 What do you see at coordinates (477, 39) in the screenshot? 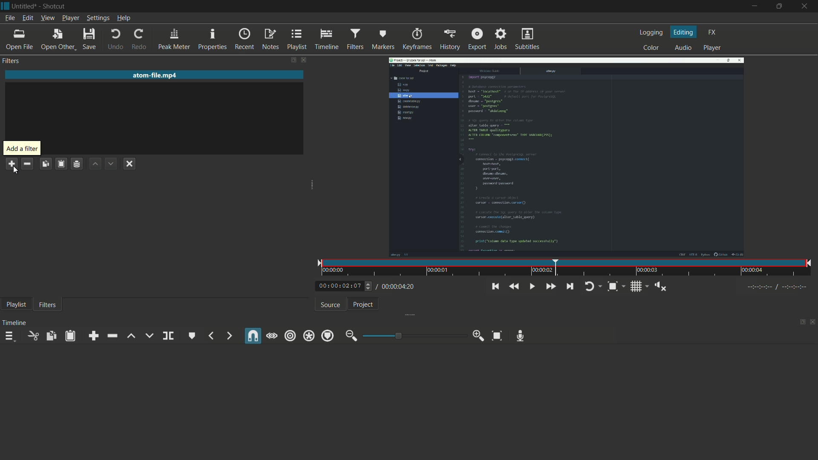
I see `export` at bounding box center [477, 39].